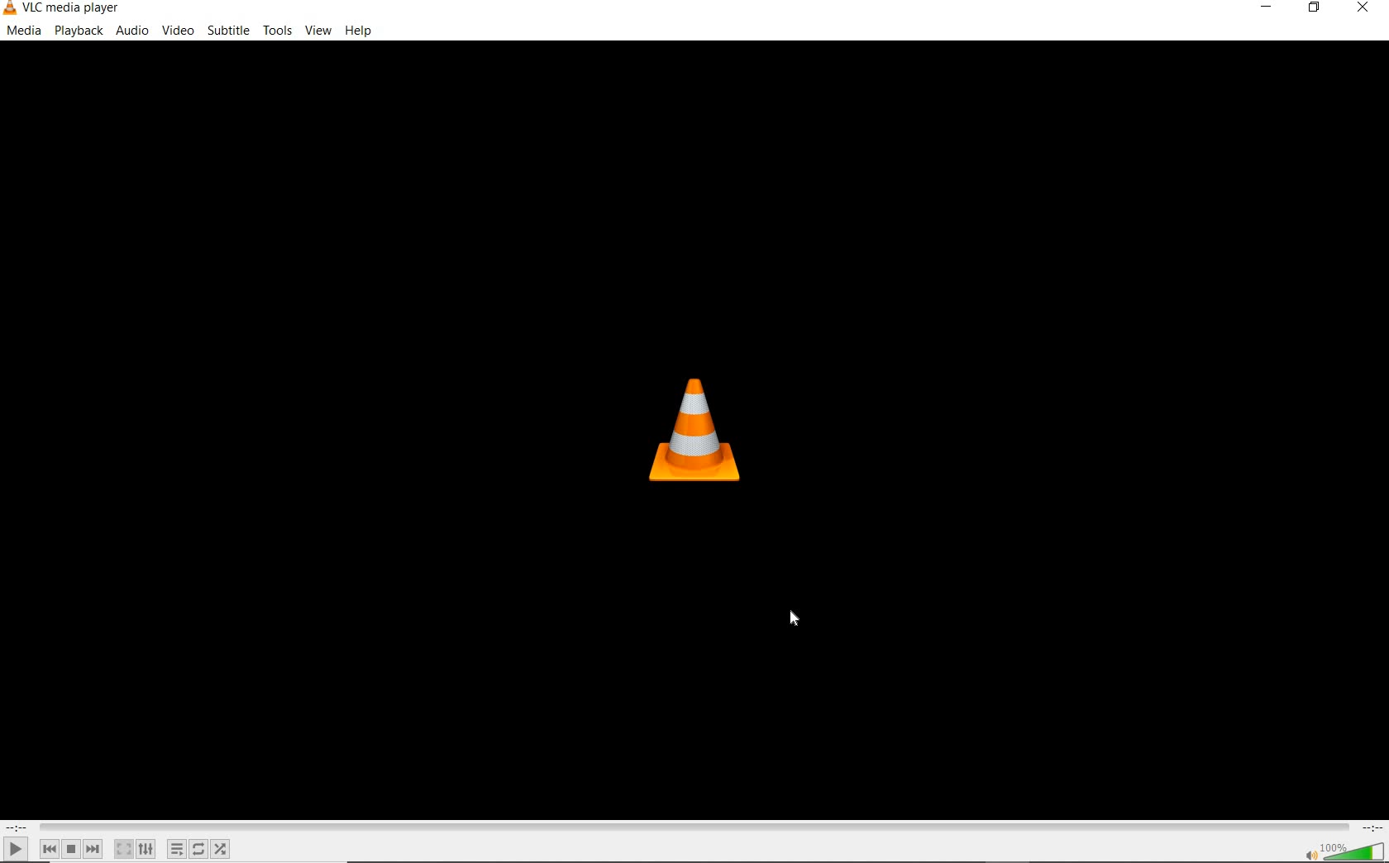 The width and height of the screenshot is (1389, 863). I want to click on show extended settings, so click(146, 849).